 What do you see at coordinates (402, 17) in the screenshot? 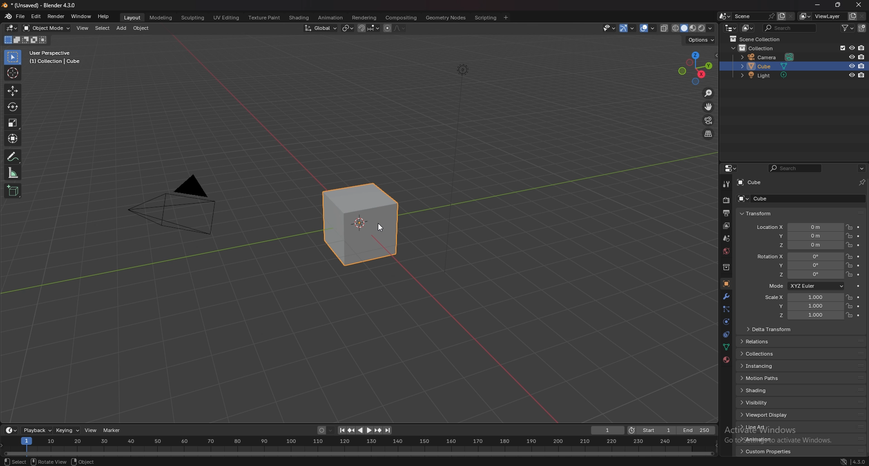
I see `compositing` at bounding box center [402, 17].